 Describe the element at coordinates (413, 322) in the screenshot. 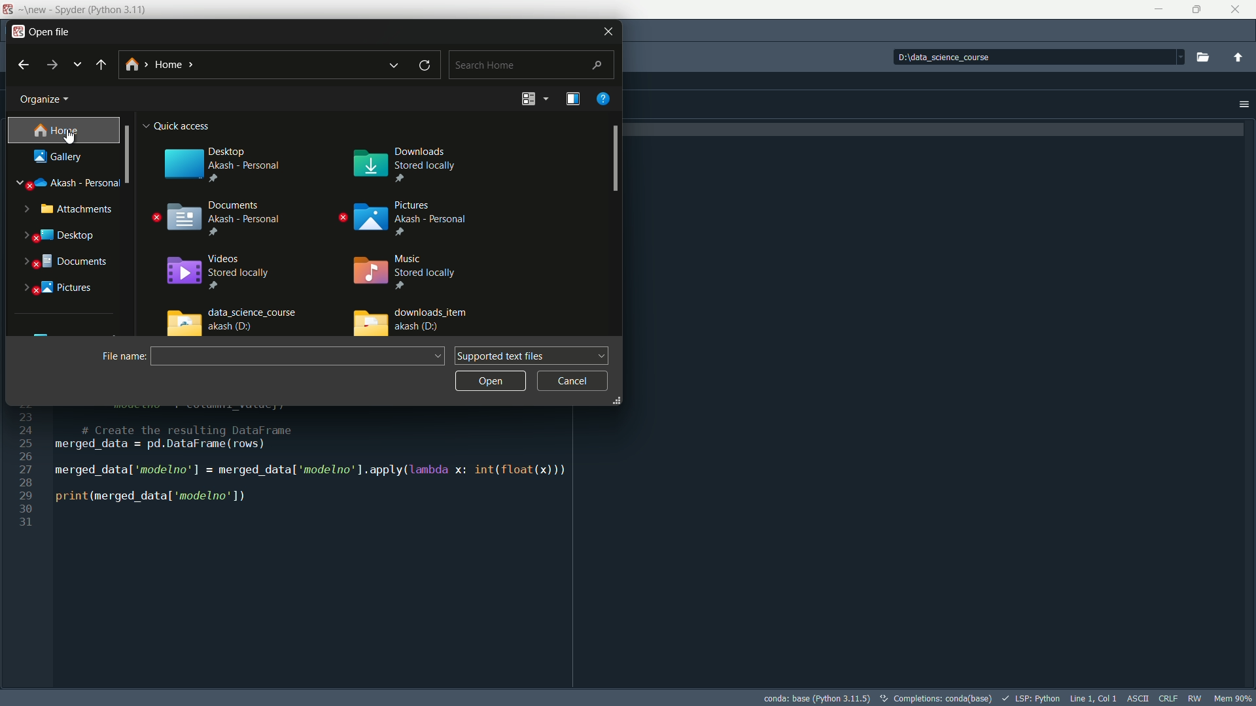

I see `download_items folder` at that location.